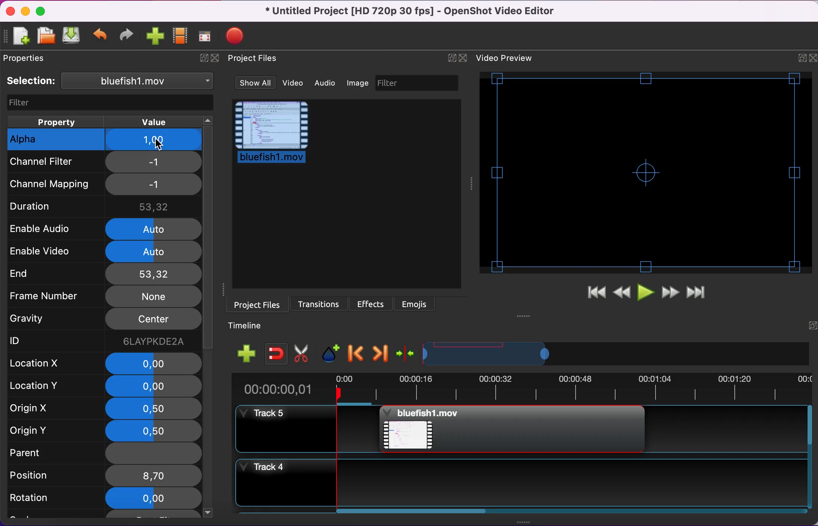 This screenshot has height=526, width=818. Describe the element at coordinates (154, 36) in the screenshot. I see `import files` at that location.